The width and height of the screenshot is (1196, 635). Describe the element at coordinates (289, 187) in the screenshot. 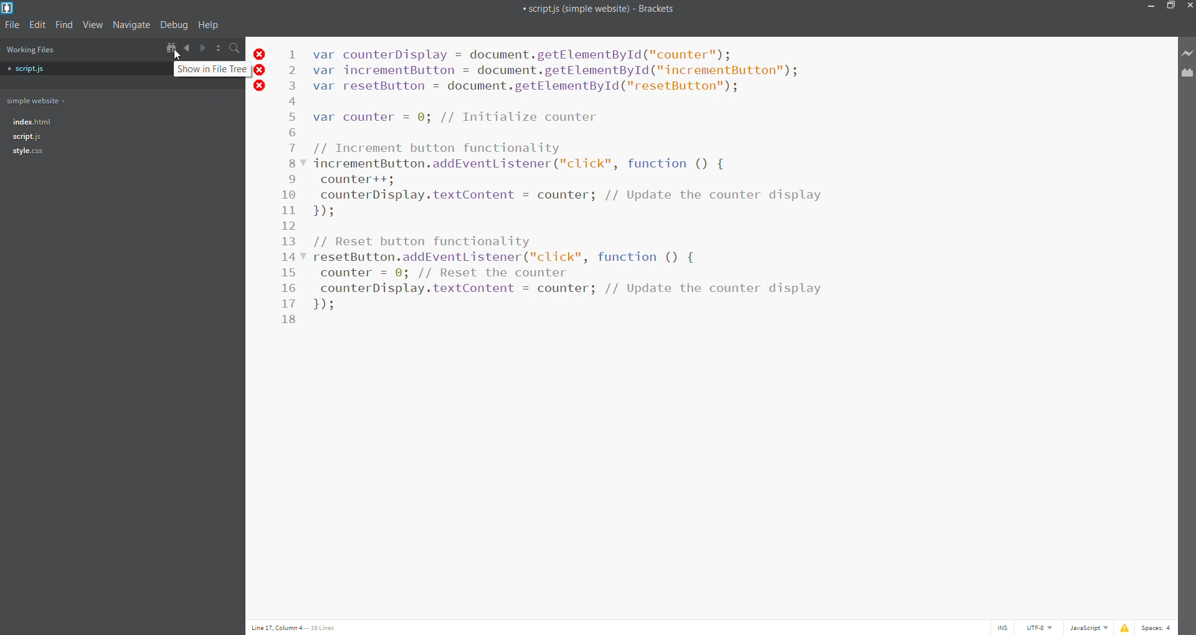

I see `line number` at that location.